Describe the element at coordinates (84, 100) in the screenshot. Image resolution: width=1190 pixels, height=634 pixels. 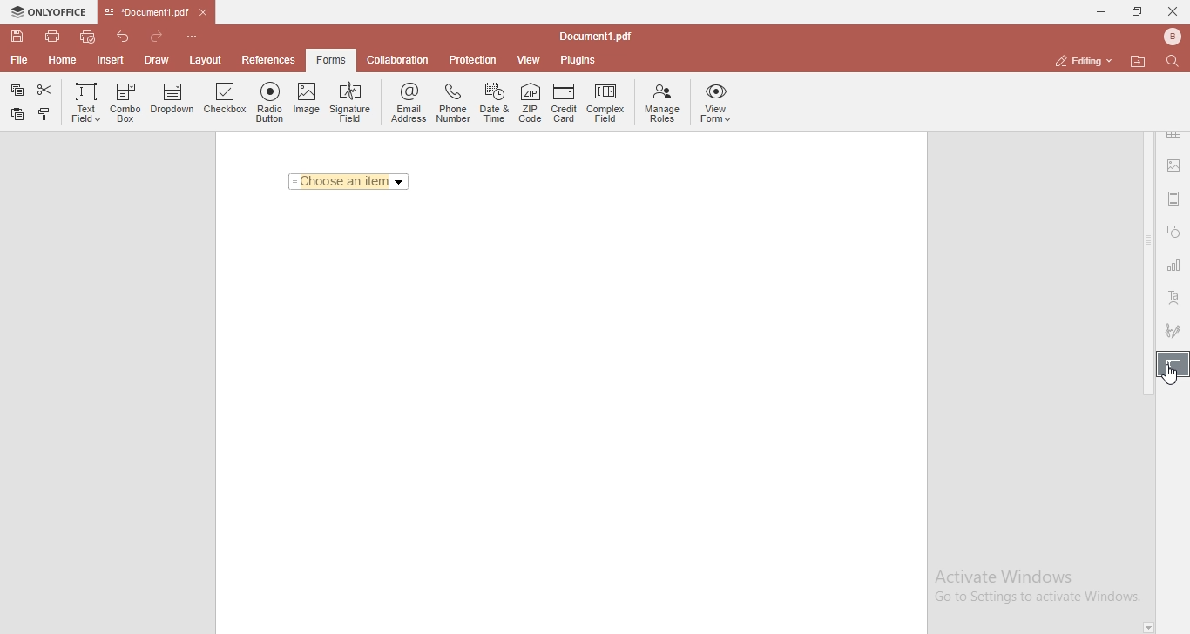
I see `text field` at that location.